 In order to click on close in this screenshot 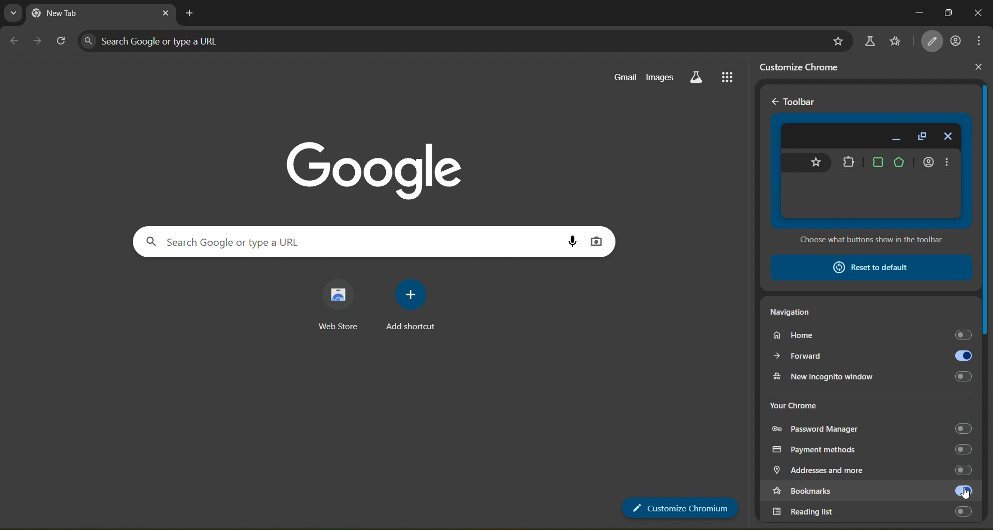, I will do `click(1951, 124)`.